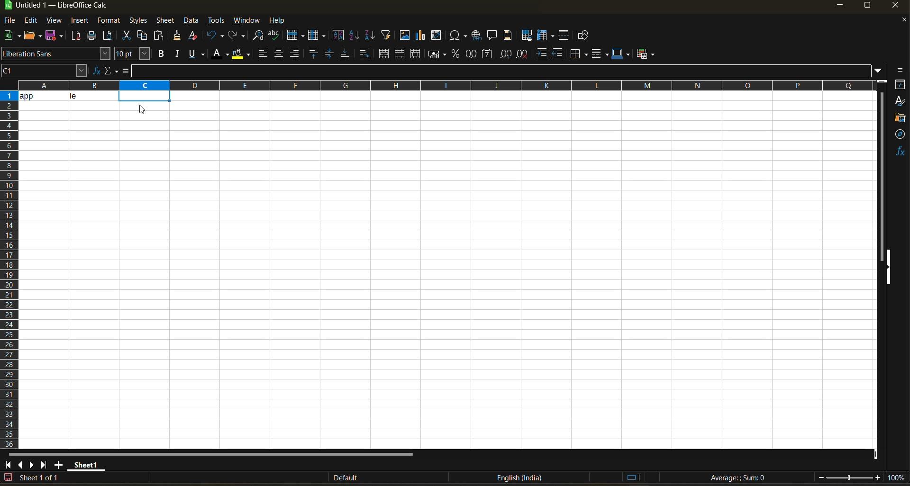 This screenshot has width=910, height=486. Describe the element at coordinates (93, 71) in the screenshot. I see `function wizard` at that location.